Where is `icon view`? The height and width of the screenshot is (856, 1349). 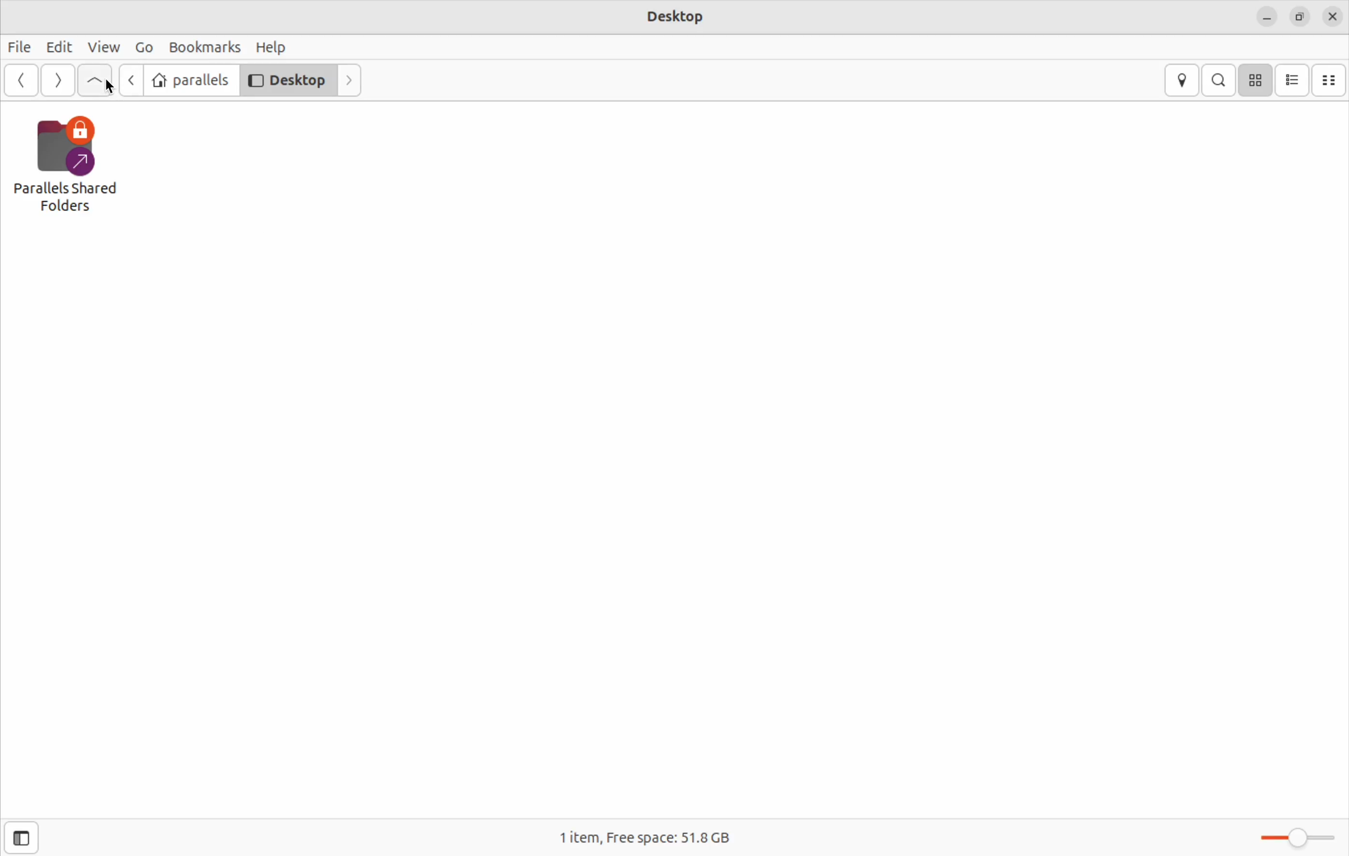 icon view is located at coordinates (1255, 81).